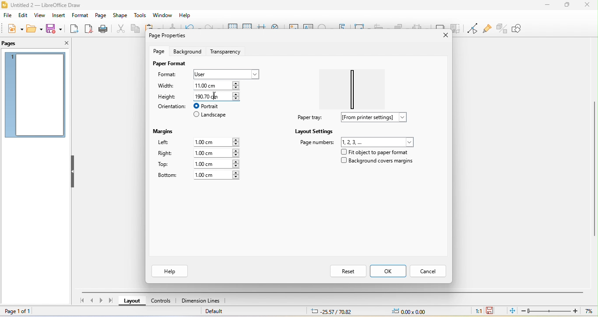 The height and width of the screenshot is (317, 598). What do you see at coordinates (357, 141) in the screenshot?
I see `page number` at bounding box center [357, 141].